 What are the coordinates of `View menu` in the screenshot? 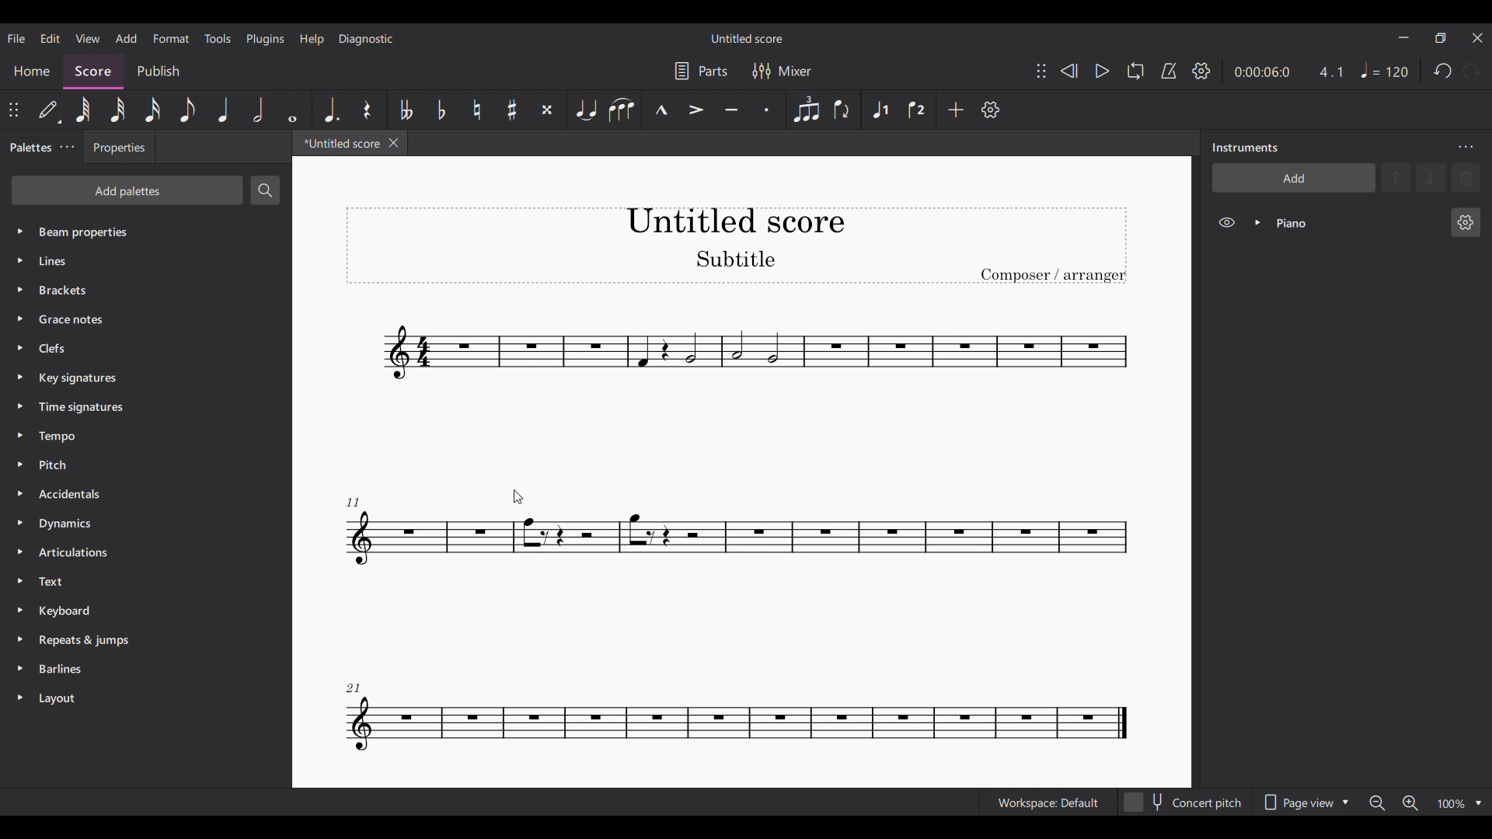 It's located at (87, 38).